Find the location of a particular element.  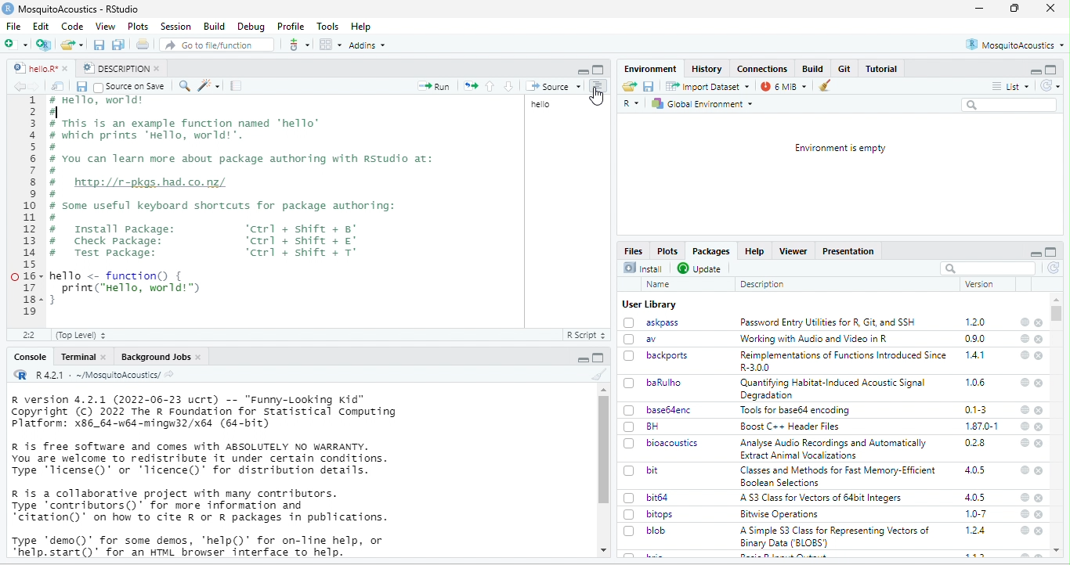

1.2.4 is located at coordinates (977, 531).